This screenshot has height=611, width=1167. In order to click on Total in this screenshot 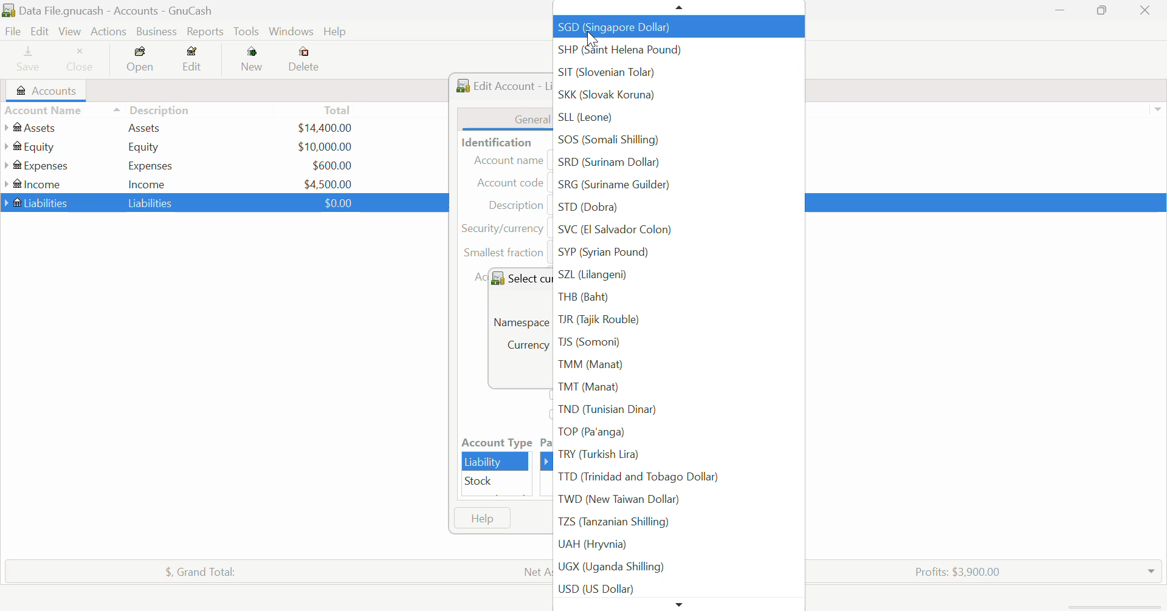, I will do `click(339, 109)`.